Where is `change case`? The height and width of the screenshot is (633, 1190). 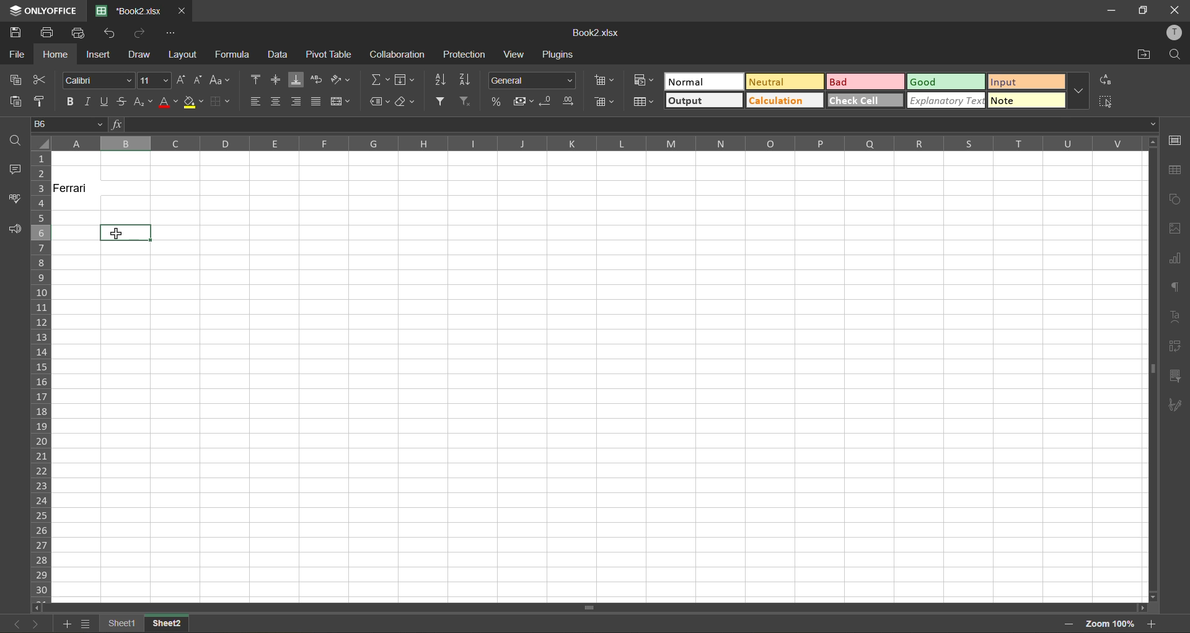 change case is located at coordinates (221, 81).